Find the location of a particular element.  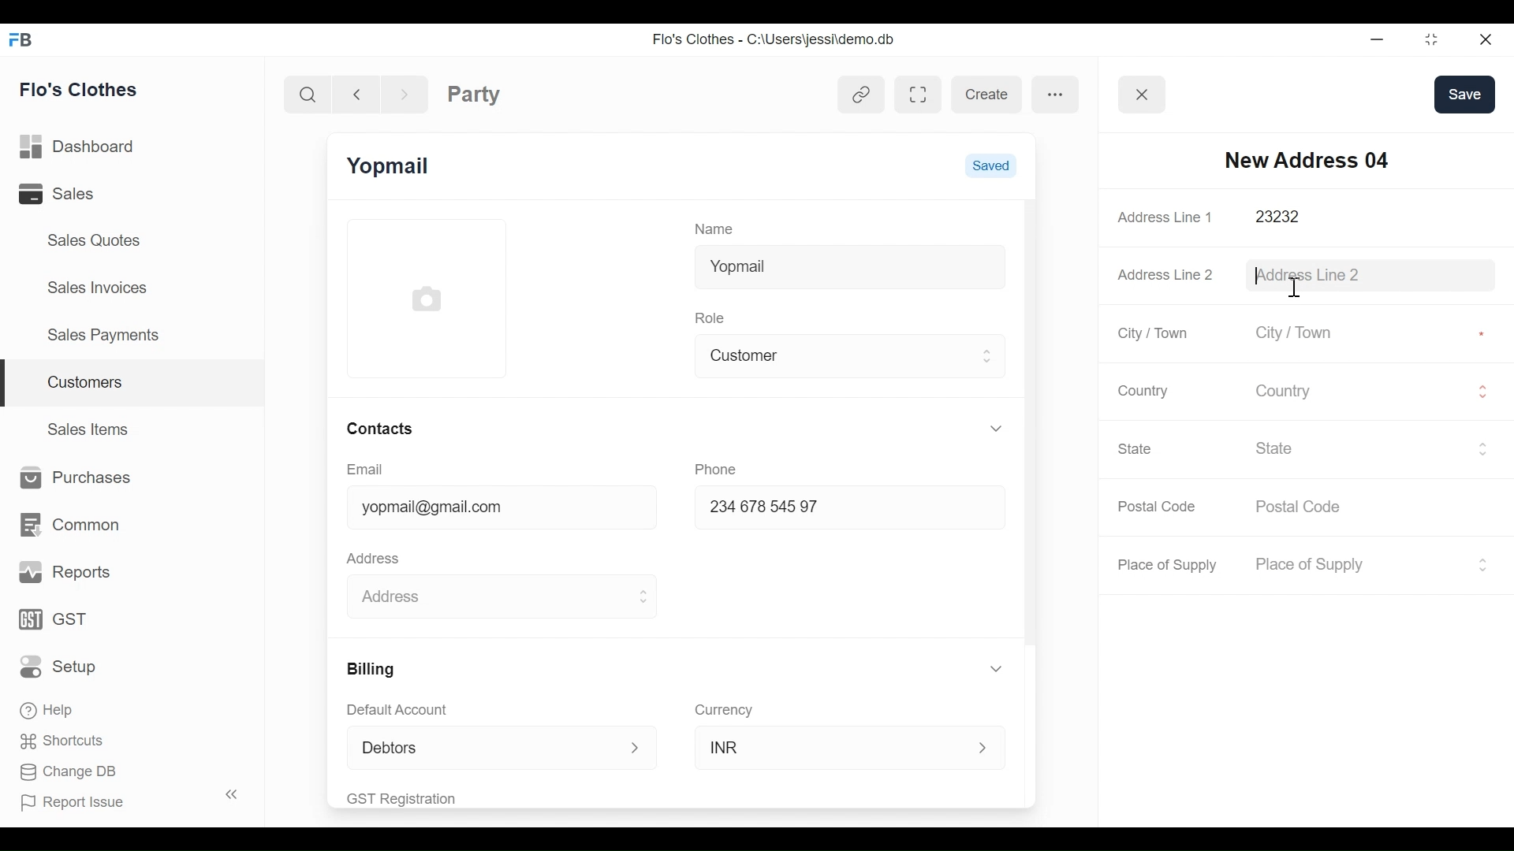

New Address 04 is located at coordinates (1307, 159).